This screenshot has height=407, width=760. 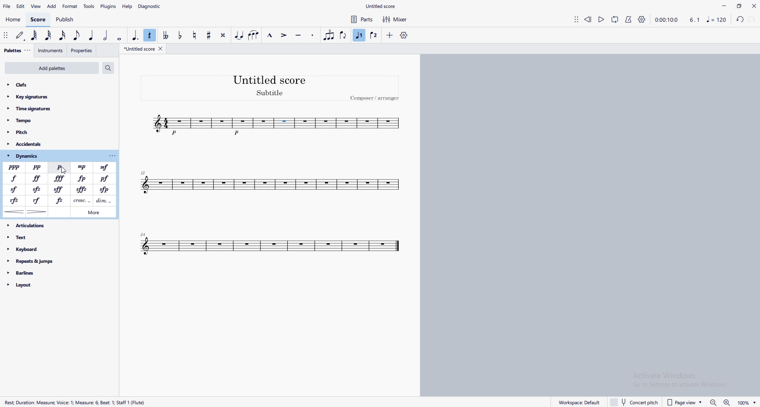 I want to click on 4.1, so click(x=694, y=19).